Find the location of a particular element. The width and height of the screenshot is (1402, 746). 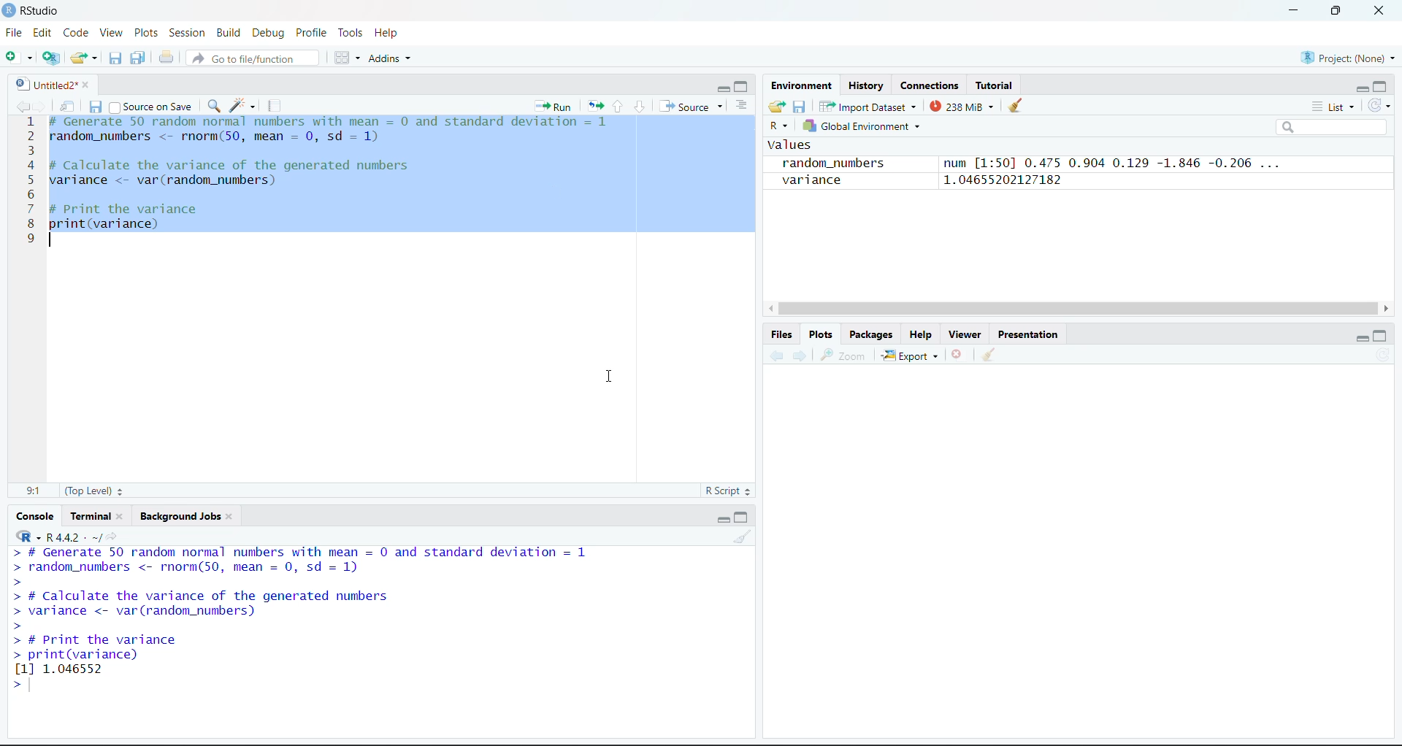

variance is located at coordinates (809, 180).